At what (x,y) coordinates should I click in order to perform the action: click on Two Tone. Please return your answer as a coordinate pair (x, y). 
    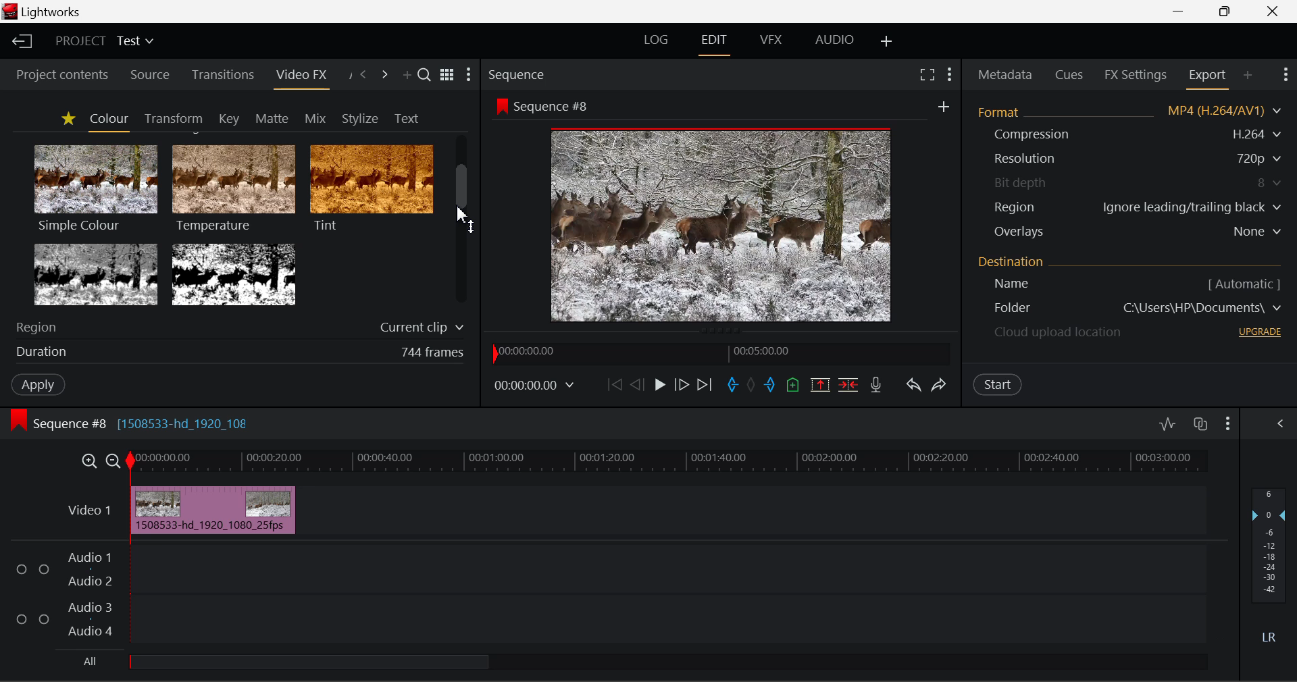
    Looking at the image, I should click on (232, 273).